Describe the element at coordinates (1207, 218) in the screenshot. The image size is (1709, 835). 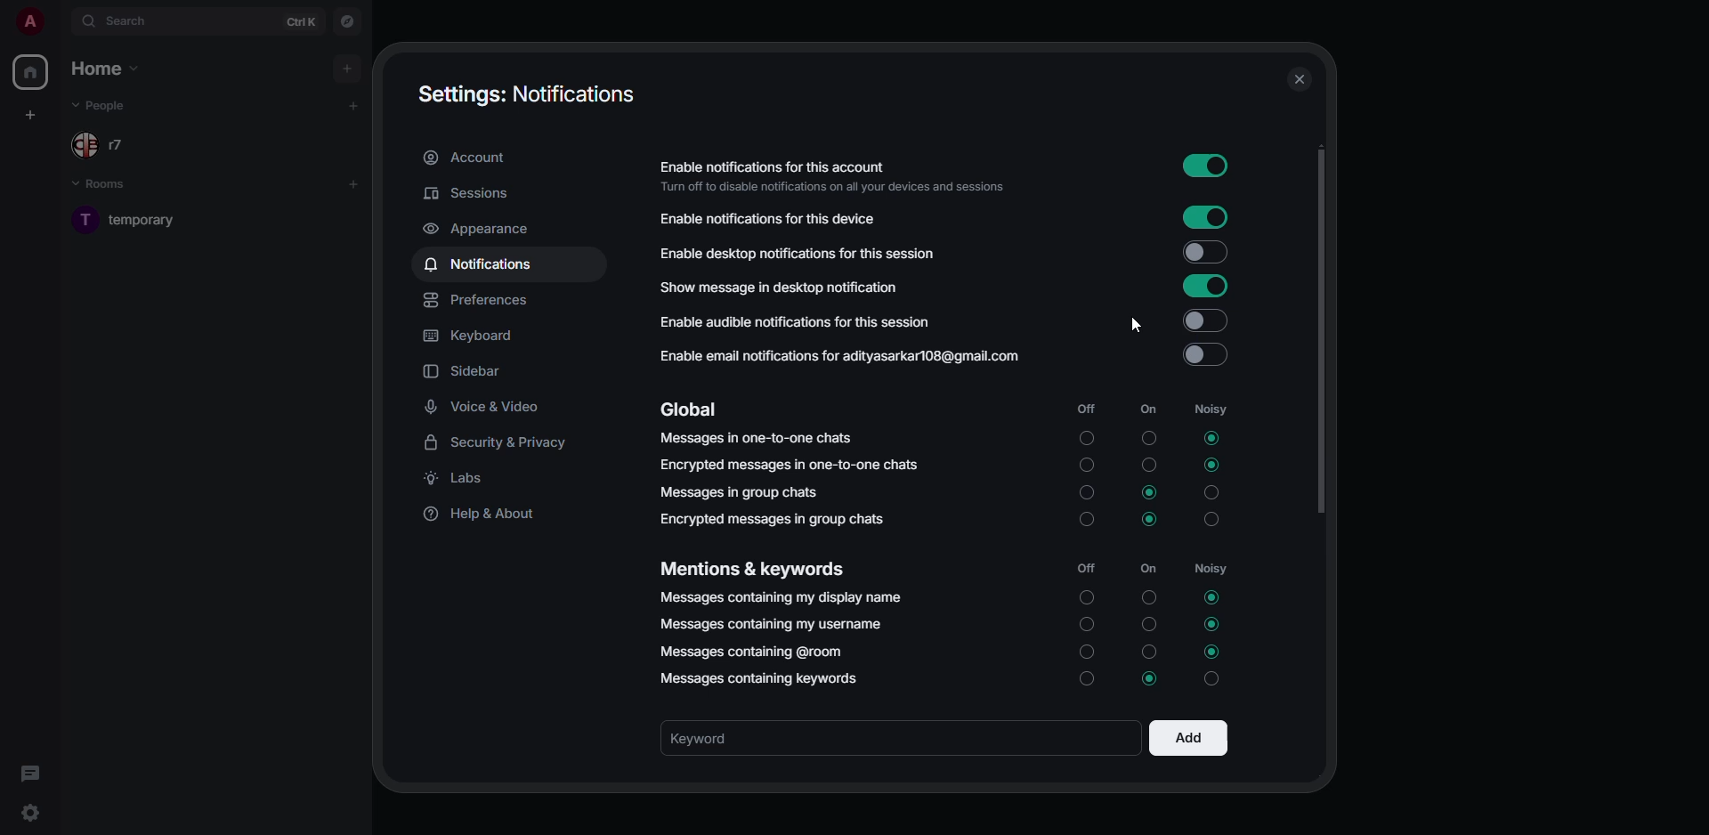
I see `enabled` at that location.